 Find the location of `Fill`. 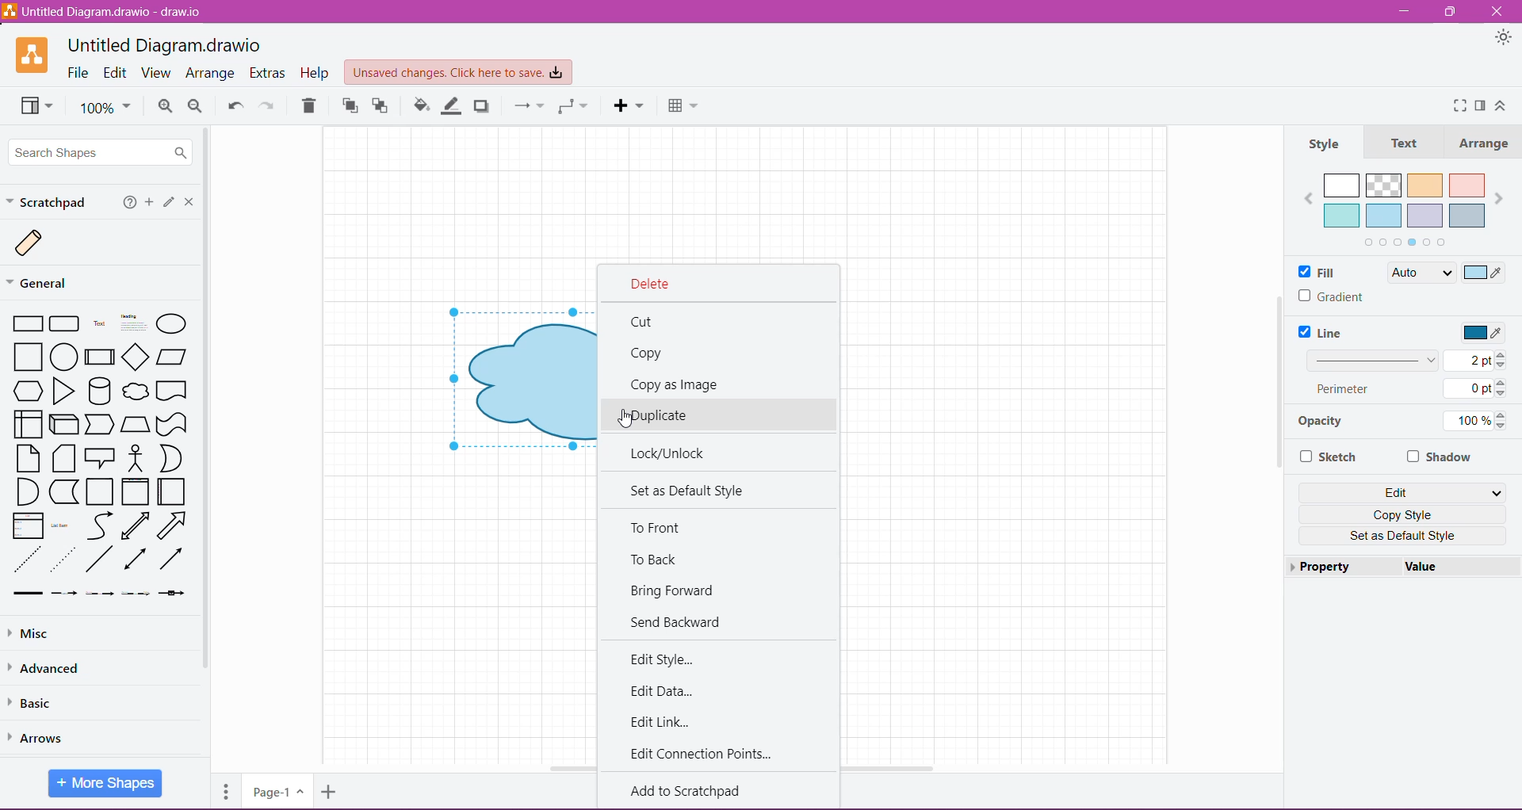

Fill is located at coordinates (1321, 273).